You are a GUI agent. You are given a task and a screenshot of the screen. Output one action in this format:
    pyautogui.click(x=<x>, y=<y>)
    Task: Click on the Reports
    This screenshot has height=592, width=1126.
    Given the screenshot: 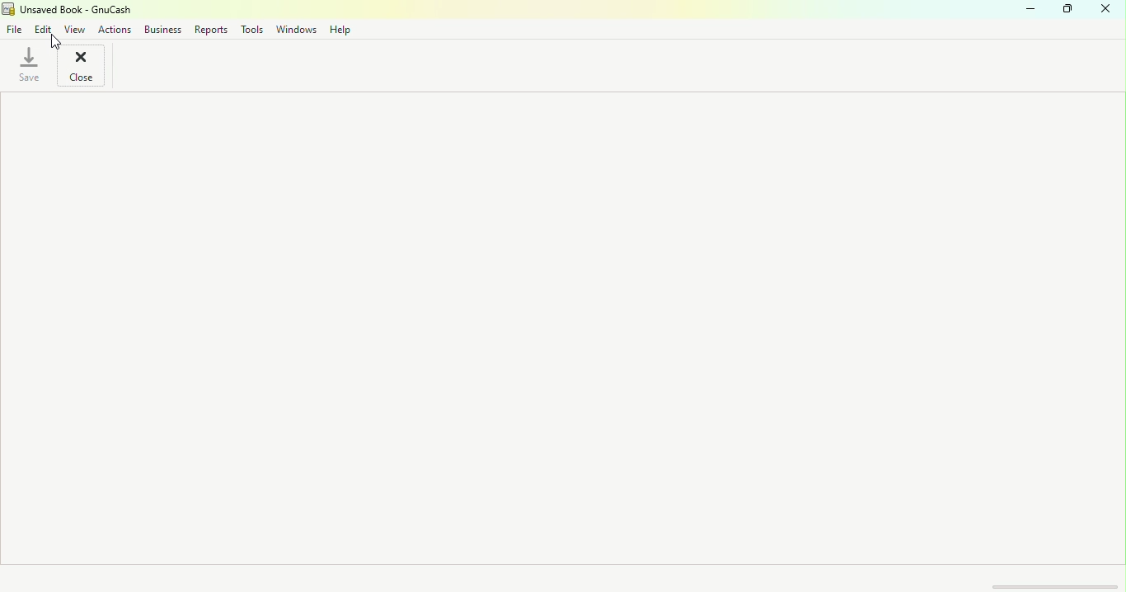 What is the action you would take?
    pyautogui.click(x=209, y=28)
    